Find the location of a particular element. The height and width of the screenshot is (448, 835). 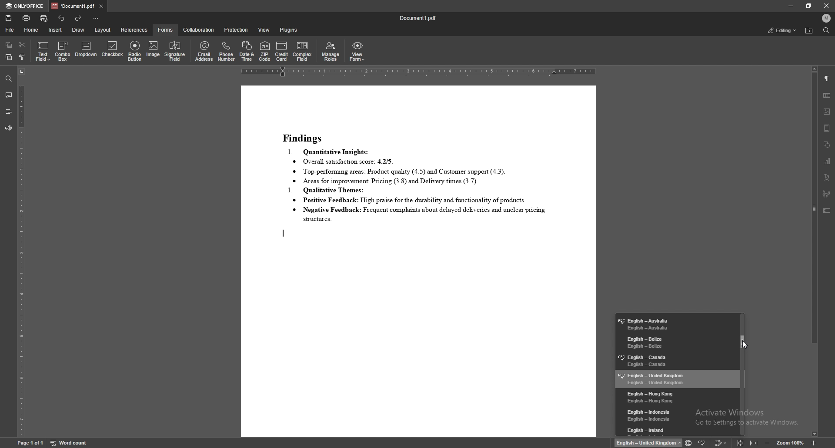

scroll bar is located at coordinates (814, 253).